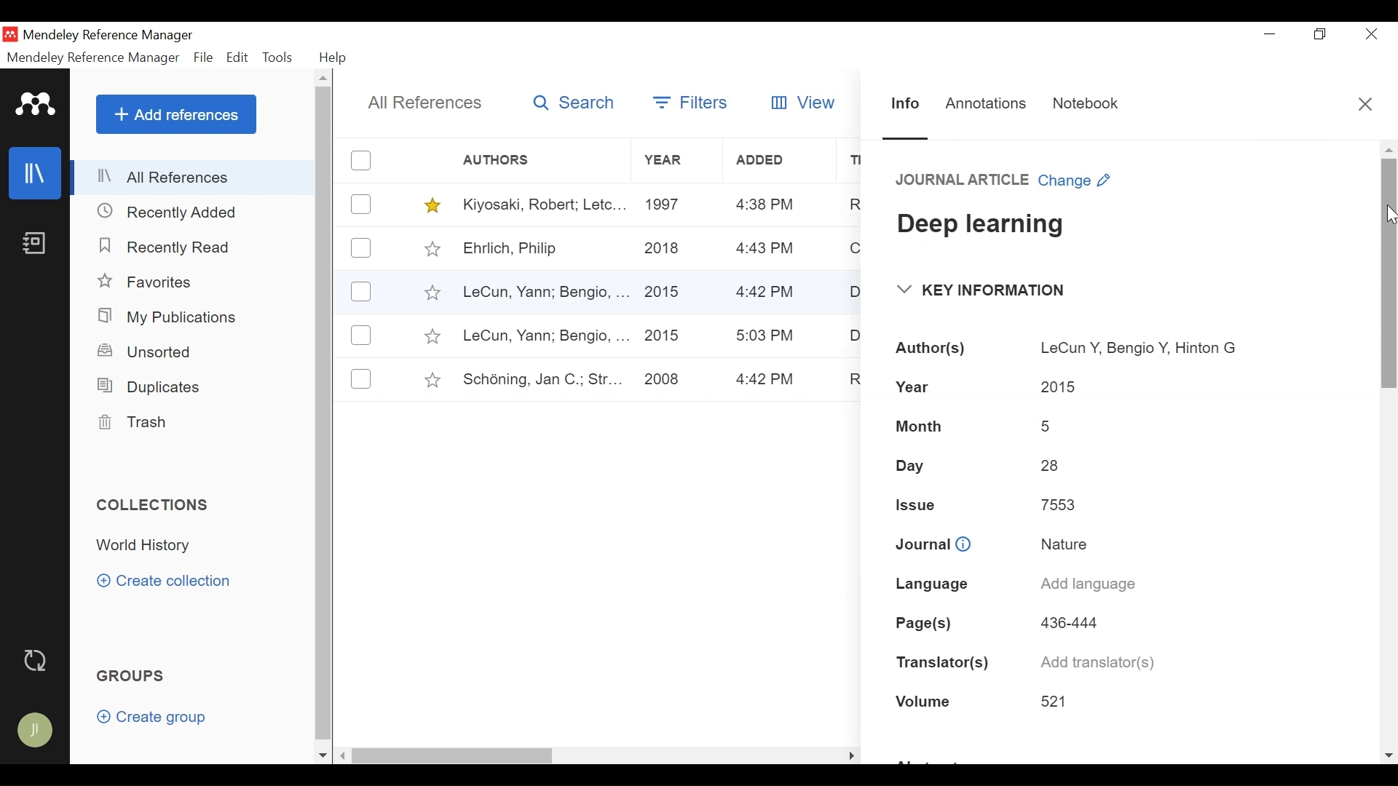 This screenshot has height=786, width=1398. Describe the element at coordinates (850, 753) in the screenshot. I see `Hide` at that location.